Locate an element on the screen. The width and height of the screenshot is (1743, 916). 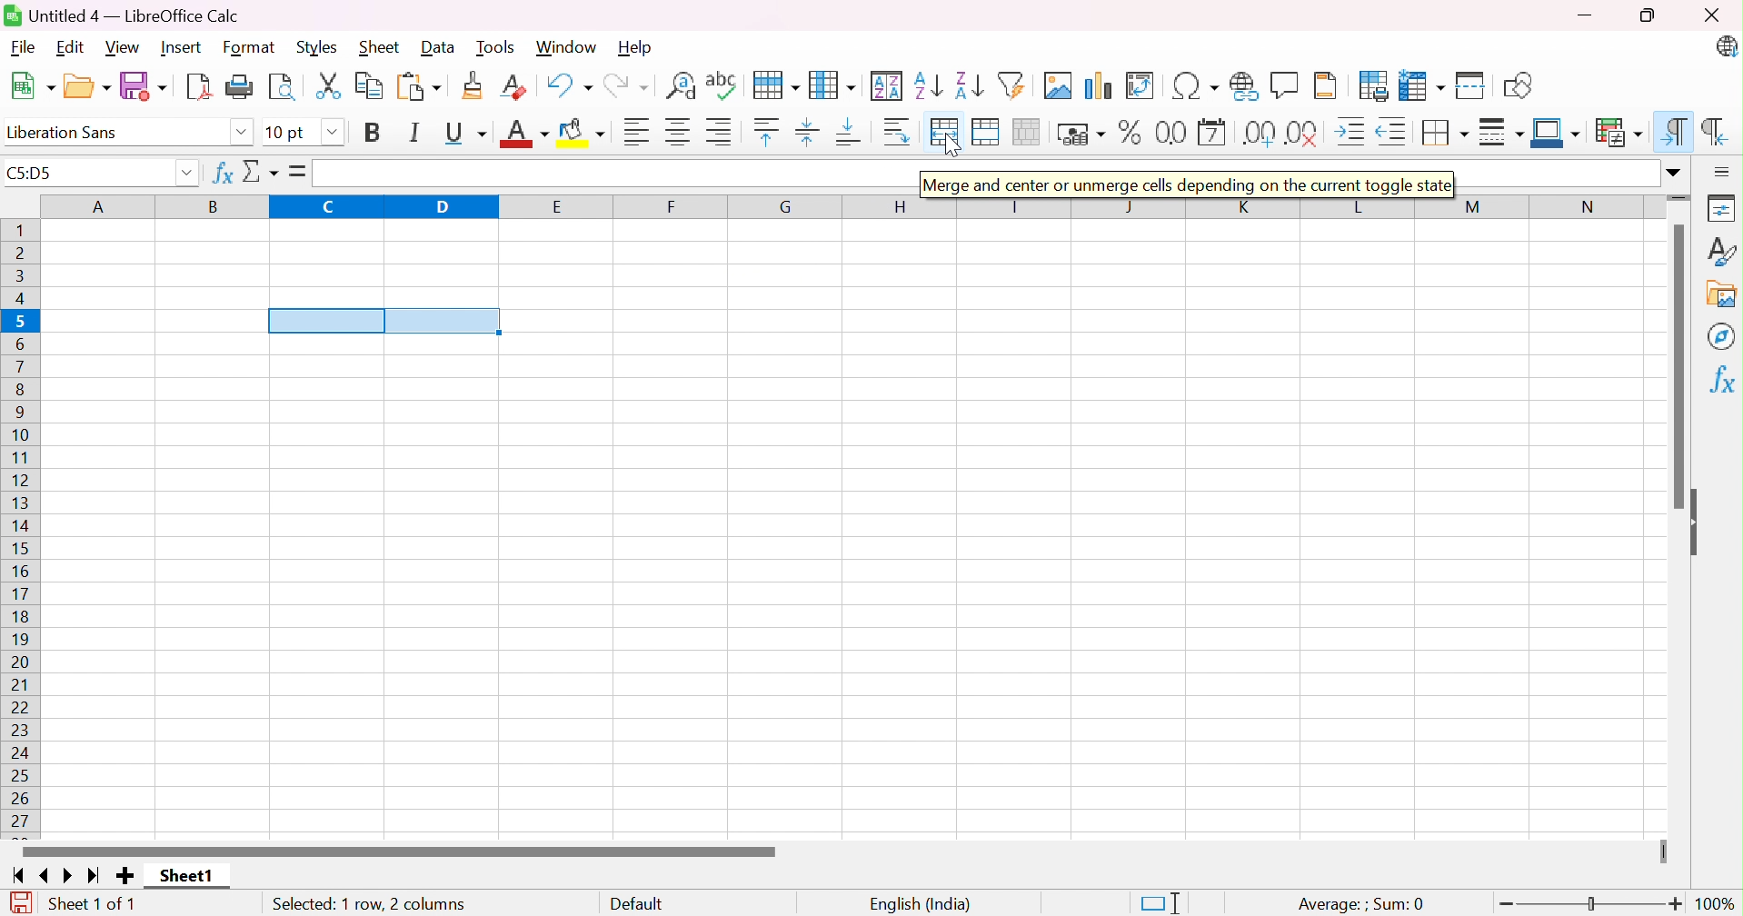
Cut is located at coordinates (331, 86).